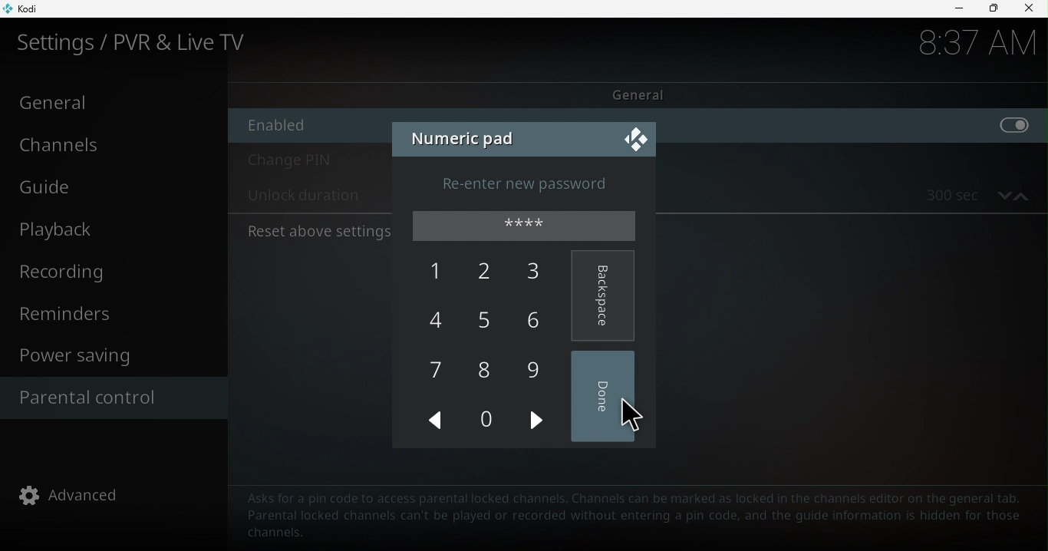 Image resolution: width=1048 pixels, height=551 pixels. Describe the element at coordinates (440, 323) in the screenshot. I see `4` at that location.